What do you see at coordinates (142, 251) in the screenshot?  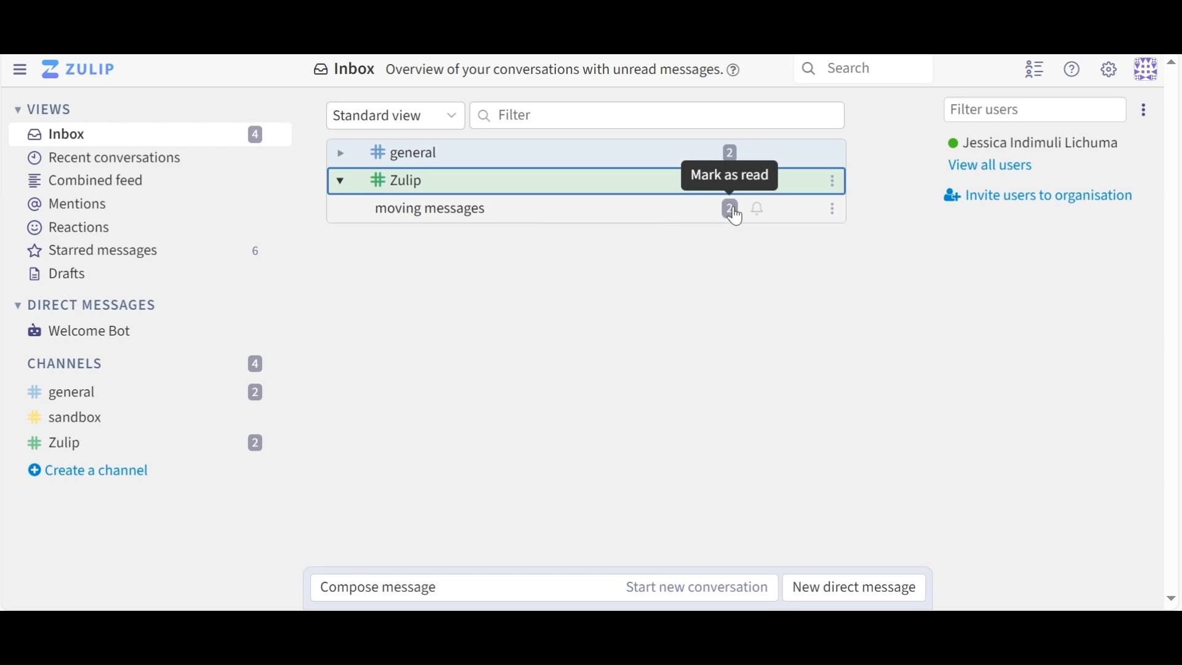 I see `Starred` at bounding box center [142, 251].